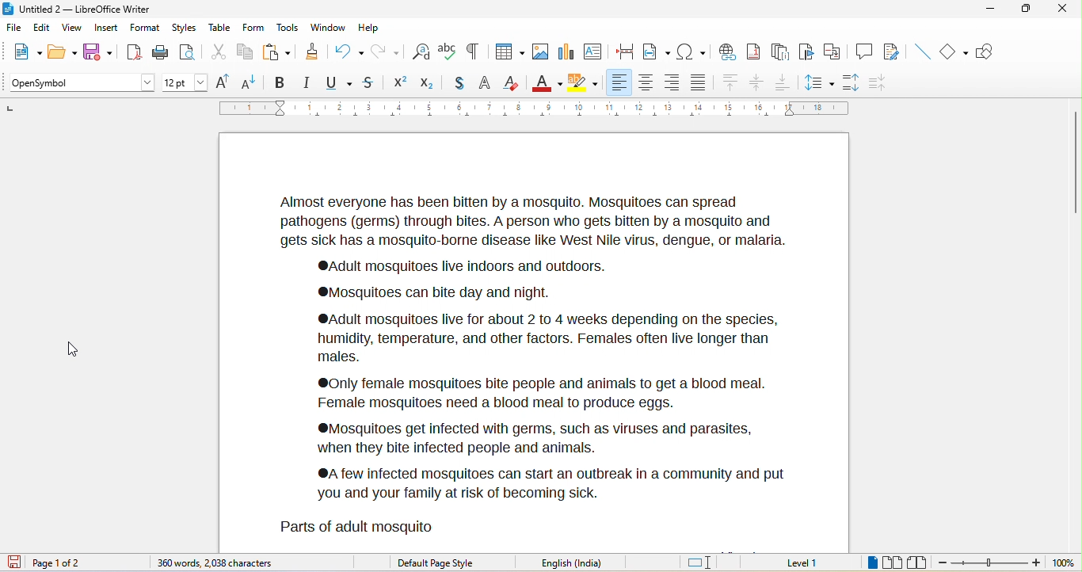 This screenshot has height=572, width=1082. I want to click on font name, so click(78, 83).